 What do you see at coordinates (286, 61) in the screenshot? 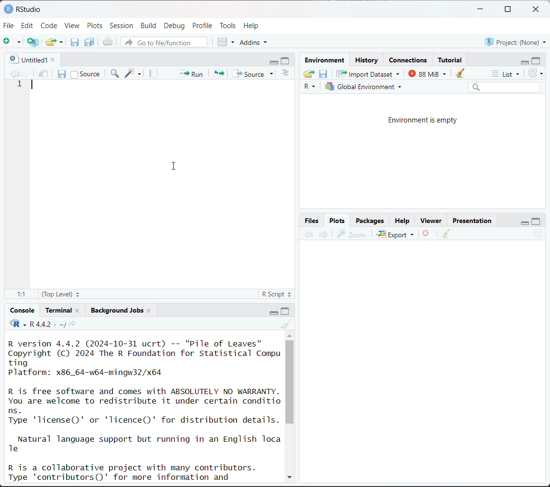
I see `maximize` at bounding box center [286, 61].